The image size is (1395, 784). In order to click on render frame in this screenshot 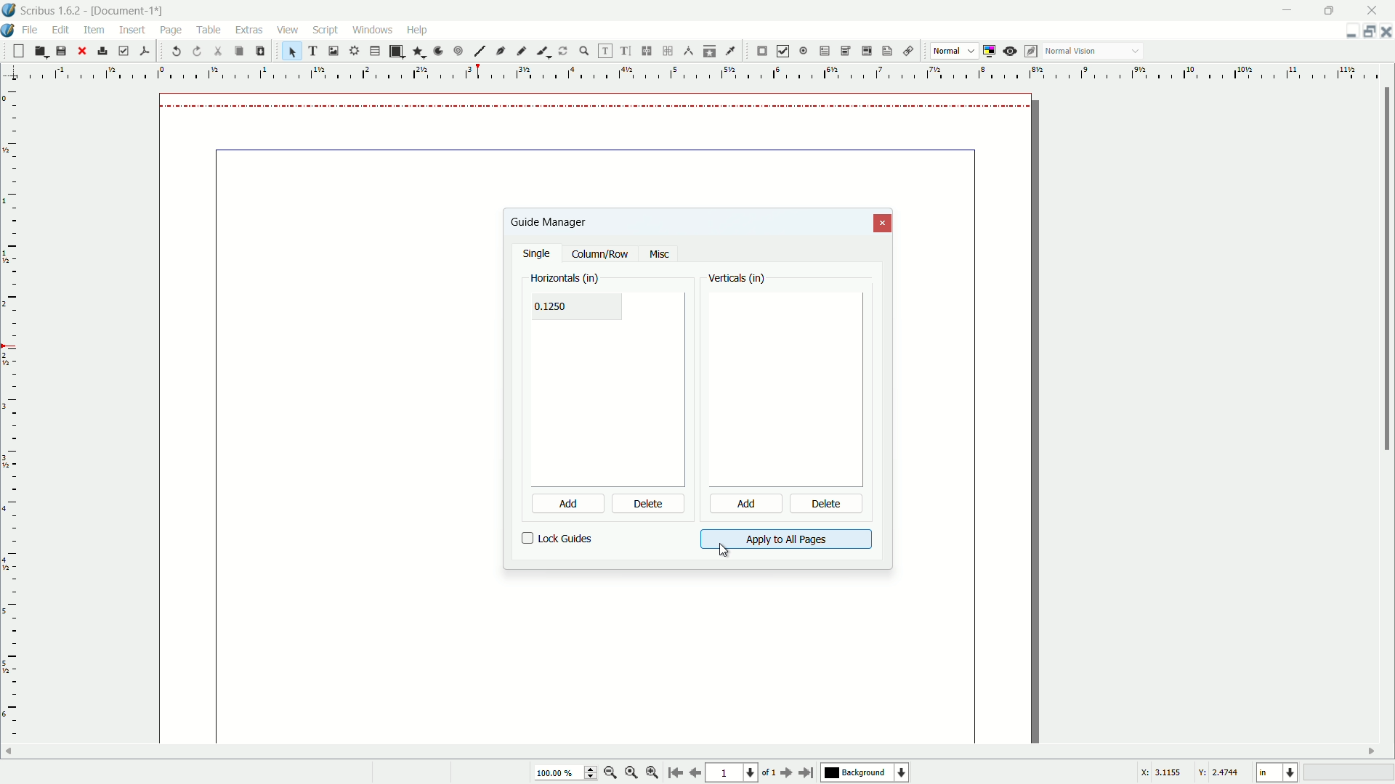, I will do `click(352, 51)`.